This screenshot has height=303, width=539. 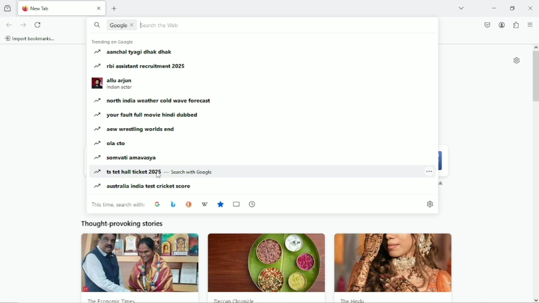 What do you see at coordinates (501, 25) in the screenshot?
I see `account` at bounding box center [501, 25].